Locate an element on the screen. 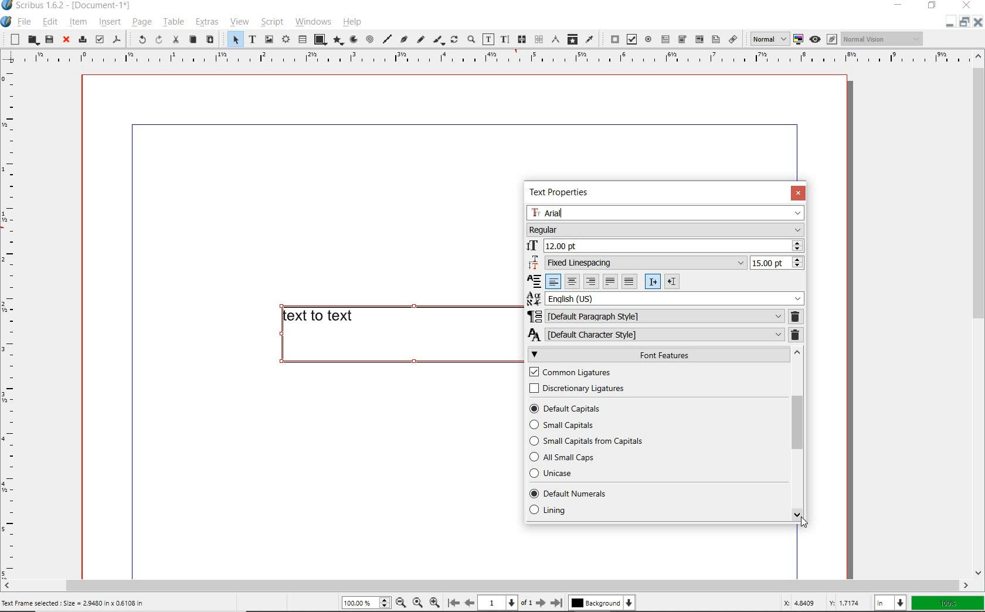 The width and height of the screenshot is (985, 612). DEFAULT CAPITALS is located at coordinates (565, 409).